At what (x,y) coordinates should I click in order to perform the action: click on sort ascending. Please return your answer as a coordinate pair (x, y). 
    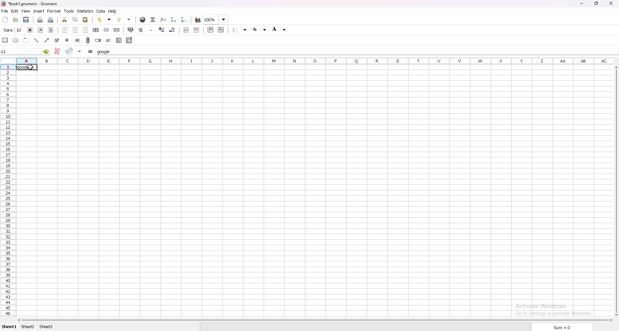
    Looking at the image, I should click on (174, 19).